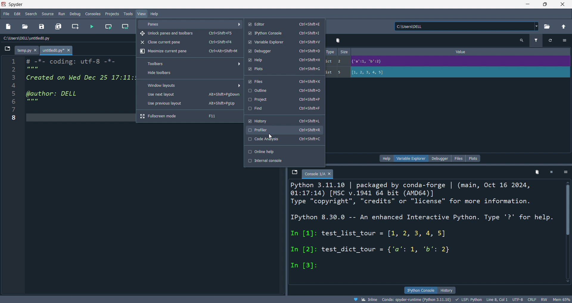 The width and height of the screenshot is (572, 303). What do you see at coordinates (567, 232) in the screenshot?
I see `vertical scrollbar` at bounding box center [567, 232].